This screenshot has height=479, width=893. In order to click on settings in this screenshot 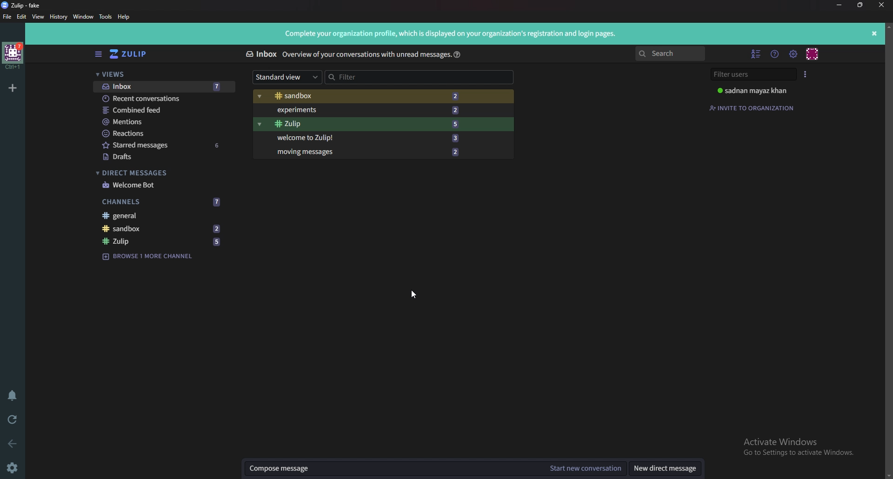, I will do `click(13, 469)`.